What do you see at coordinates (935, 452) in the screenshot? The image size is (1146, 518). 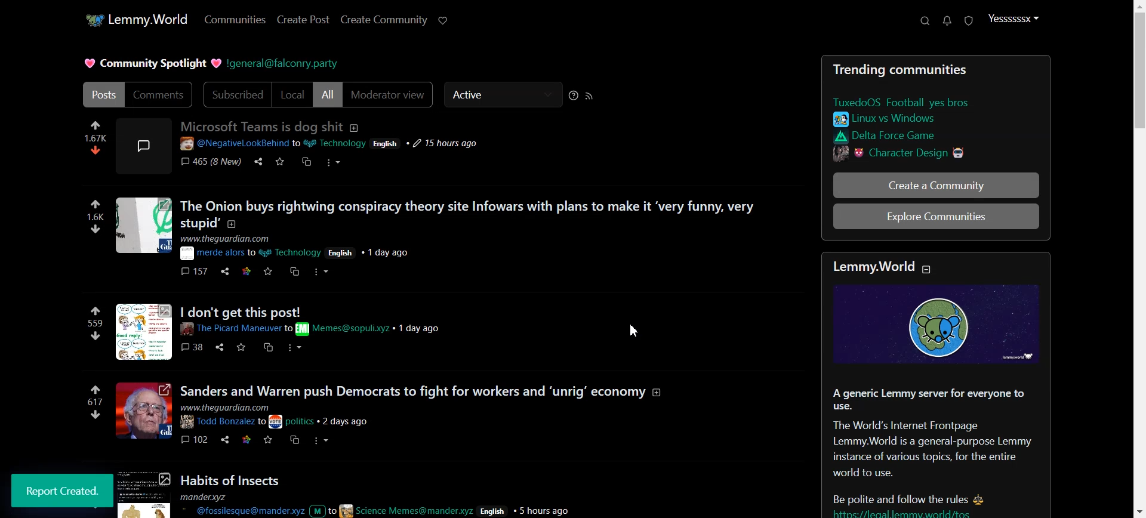 I see `Posts` at bounding box center [935, 452].